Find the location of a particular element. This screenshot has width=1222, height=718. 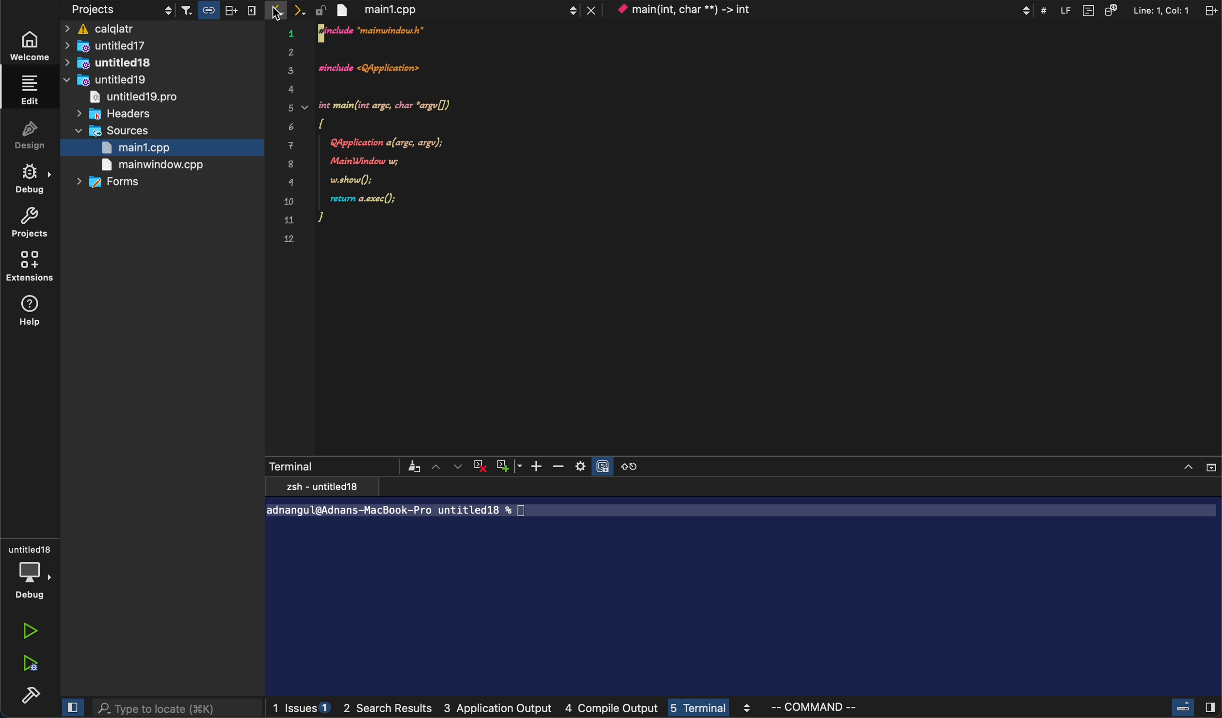

forward arrow is located at coordinates (304, 11).